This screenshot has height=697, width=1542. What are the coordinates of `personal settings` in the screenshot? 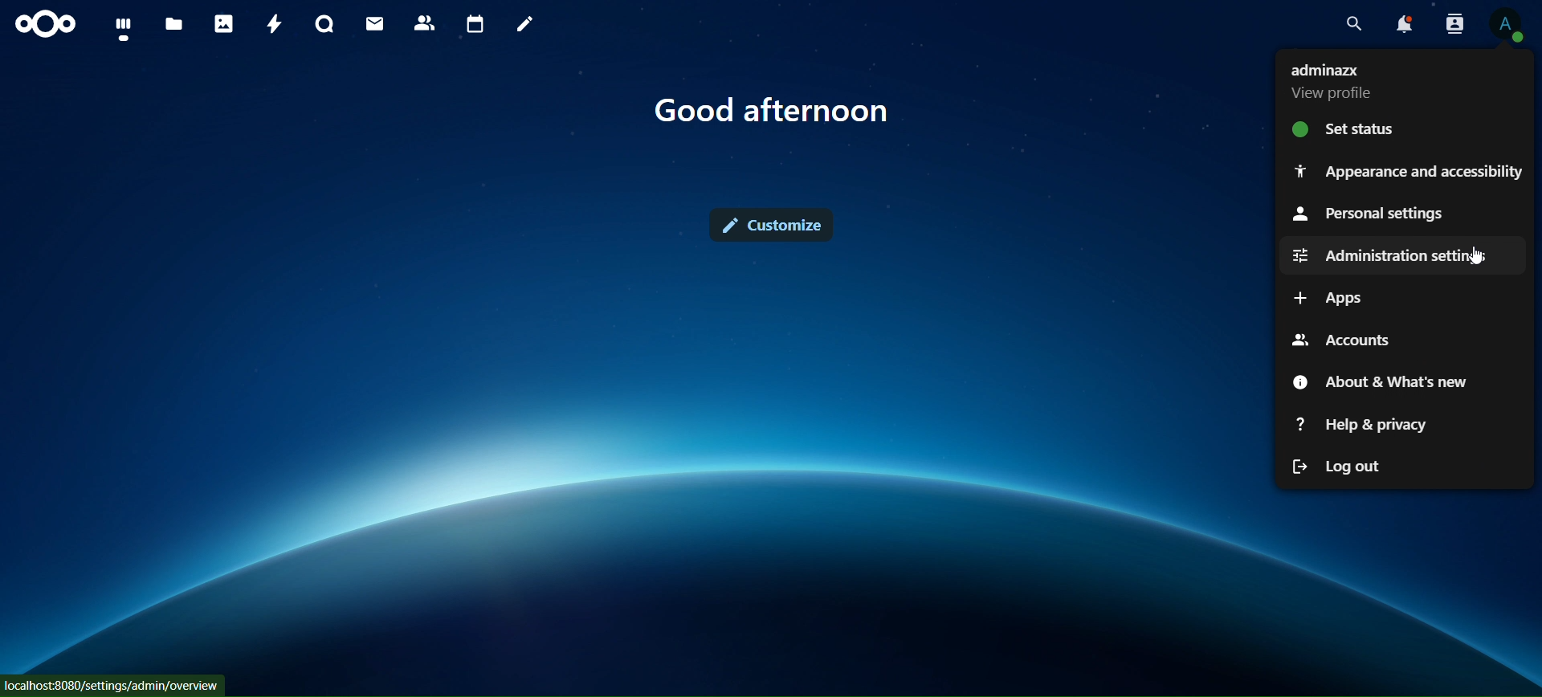 It's located at (1367, 216).